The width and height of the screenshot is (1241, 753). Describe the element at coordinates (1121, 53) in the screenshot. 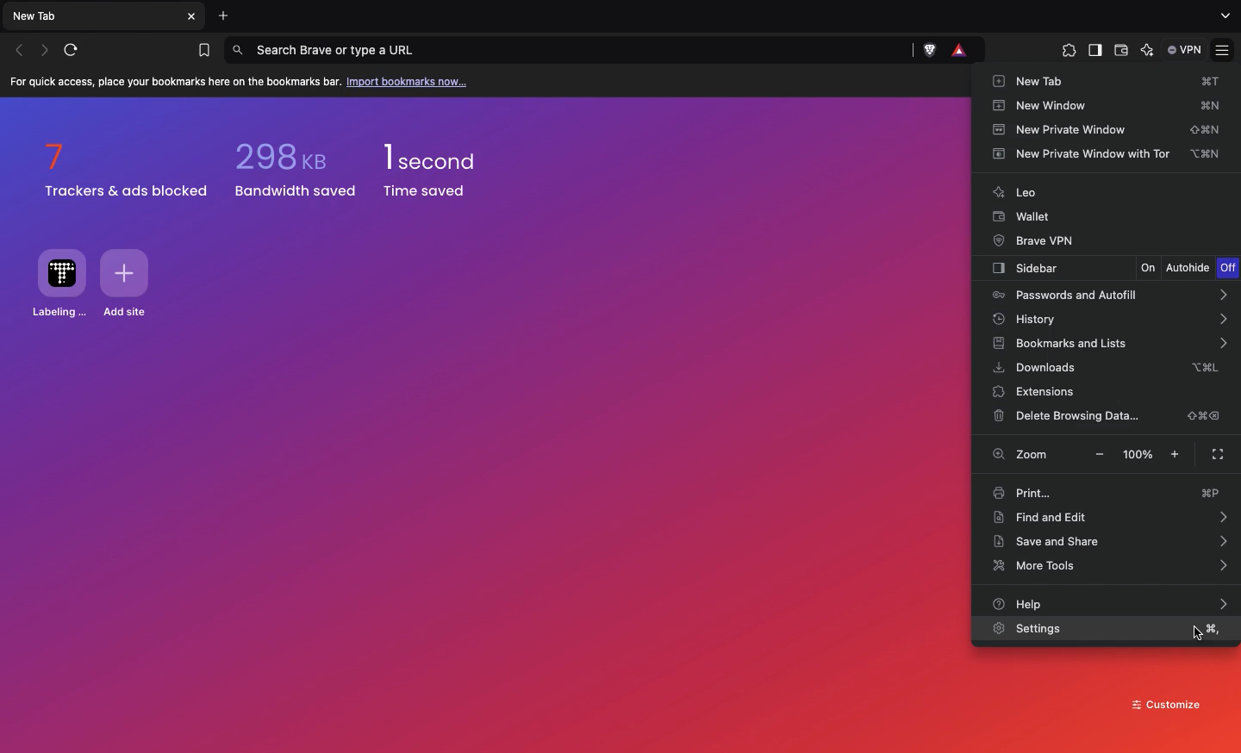

I see `Wallet` at that location.